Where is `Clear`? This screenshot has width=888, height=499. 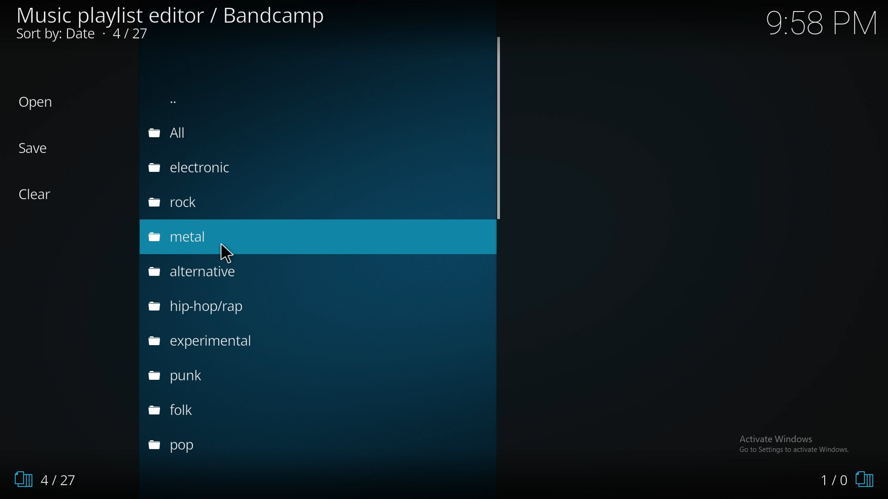 Clear is located at coordinates (40, 195).